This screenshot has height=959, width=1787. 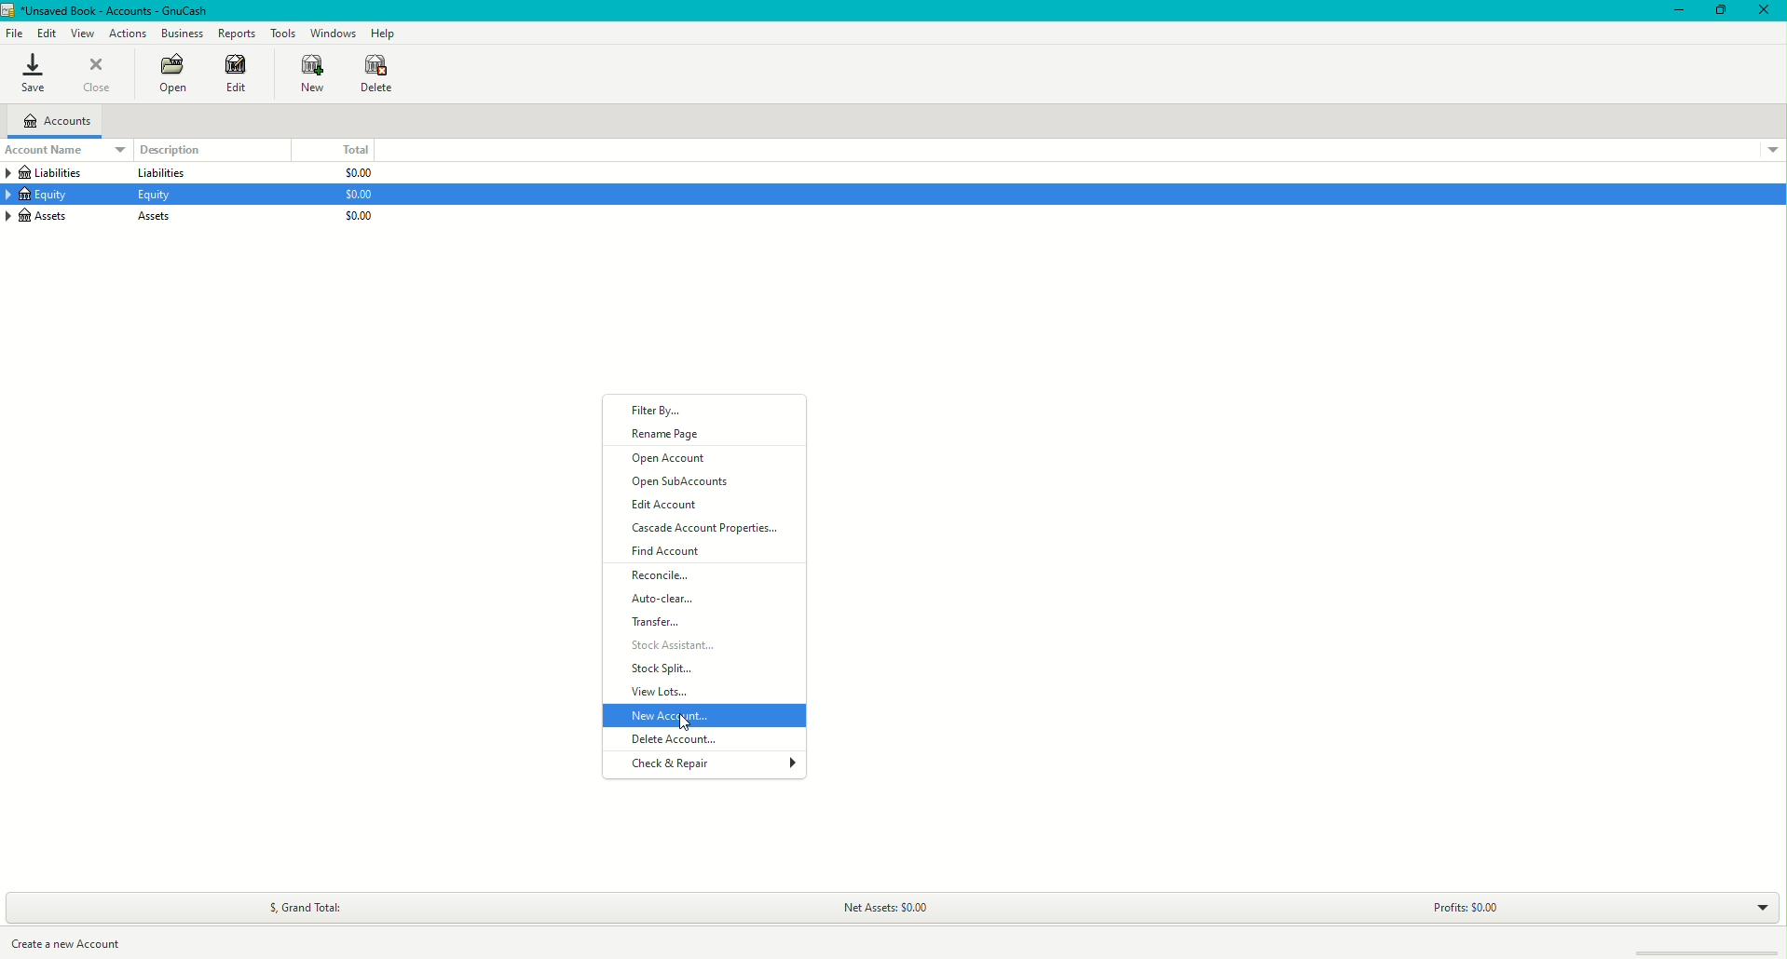 What do you see at coordinates (666, 716) in the screenshot?
I see `New Account` at bounding box center [666, 716].